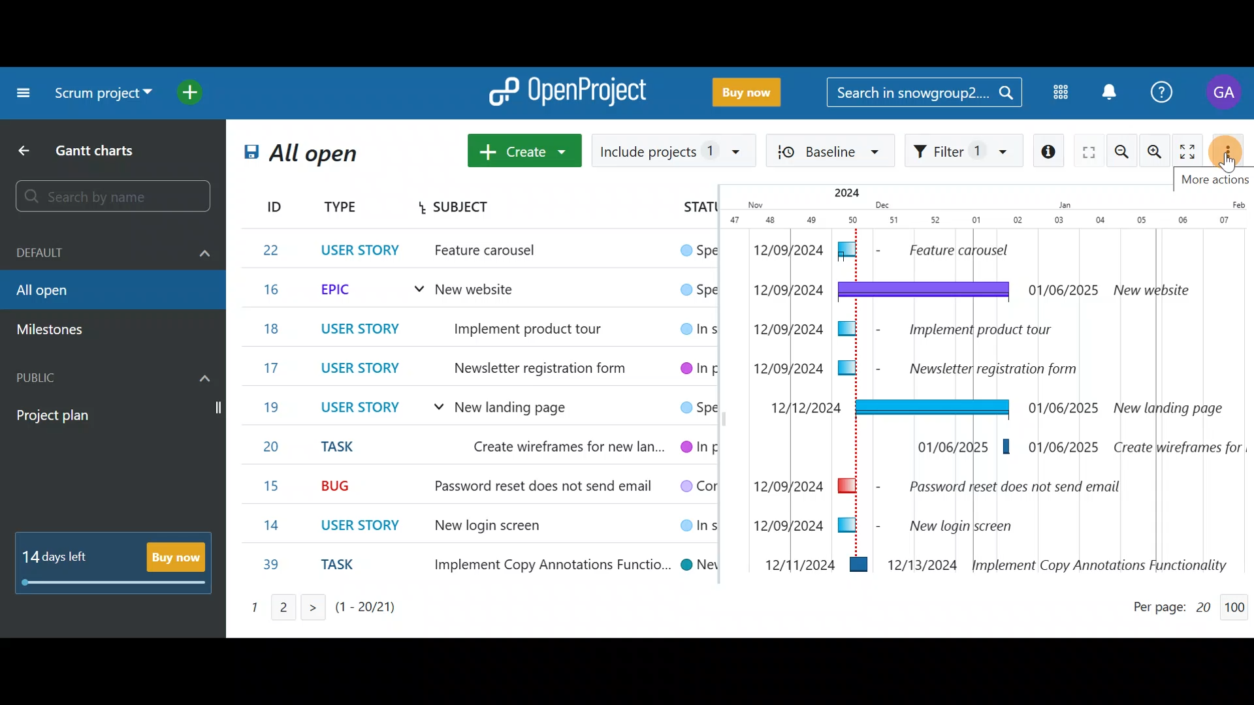  What do you see at coordinates (272, 565) in the screenshot?
I see `39` at bounding box center [272, 565].